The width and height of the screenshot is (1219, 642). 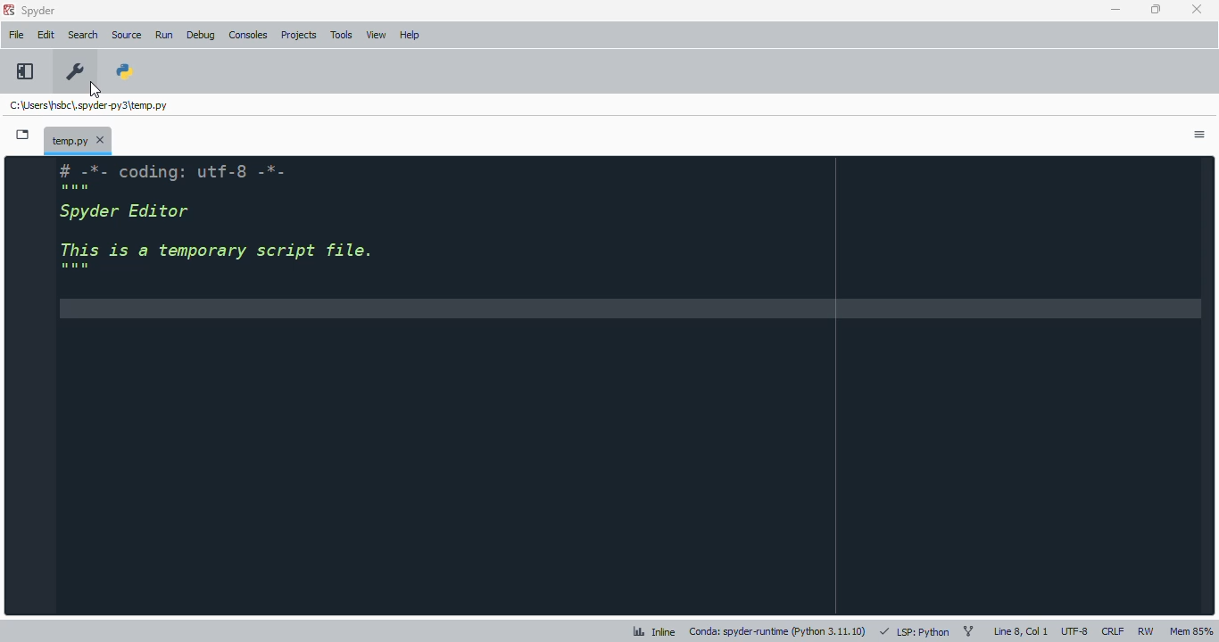 I want to click on UTF-8, so click(x=1075, y=631).